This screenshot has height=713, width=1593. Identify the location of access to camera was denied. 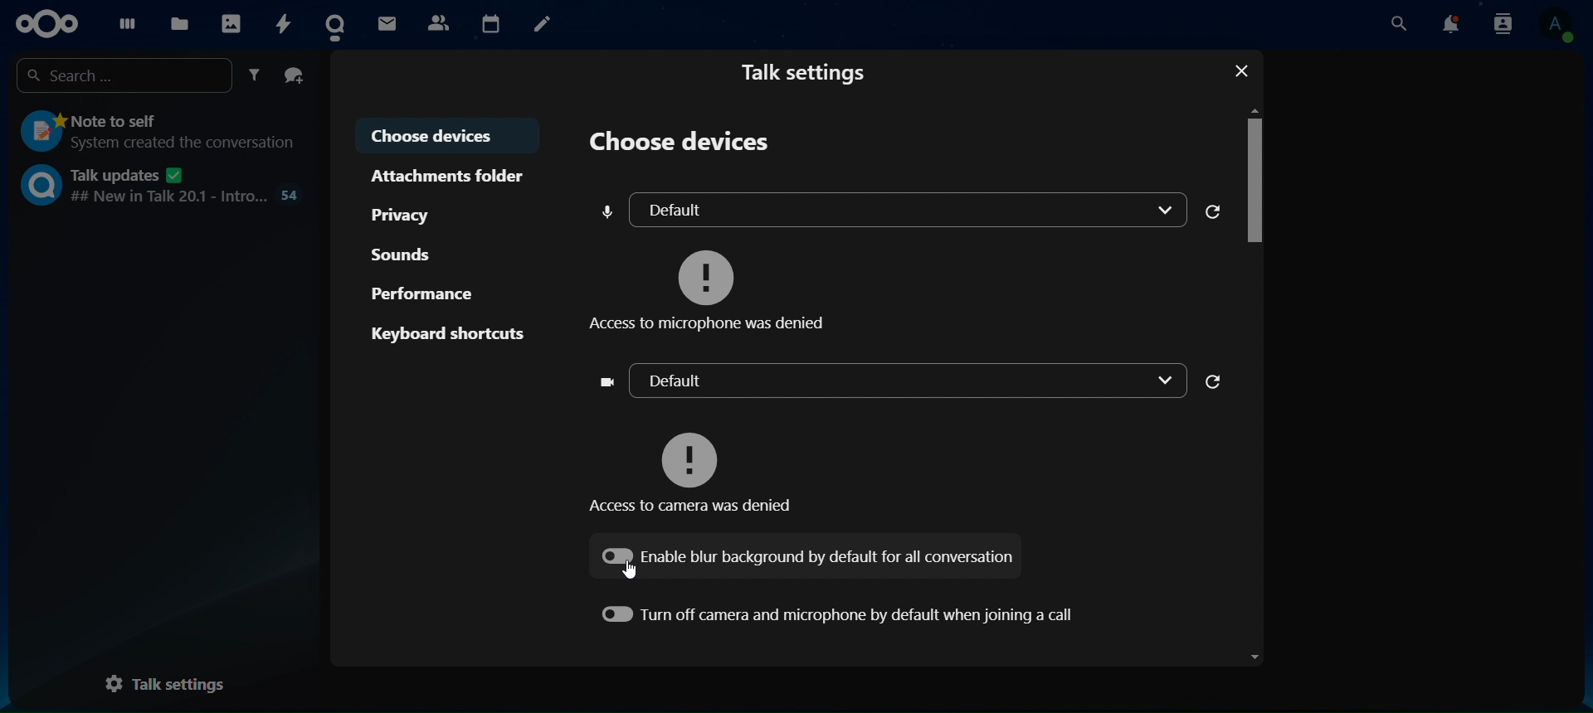
(697, 463).